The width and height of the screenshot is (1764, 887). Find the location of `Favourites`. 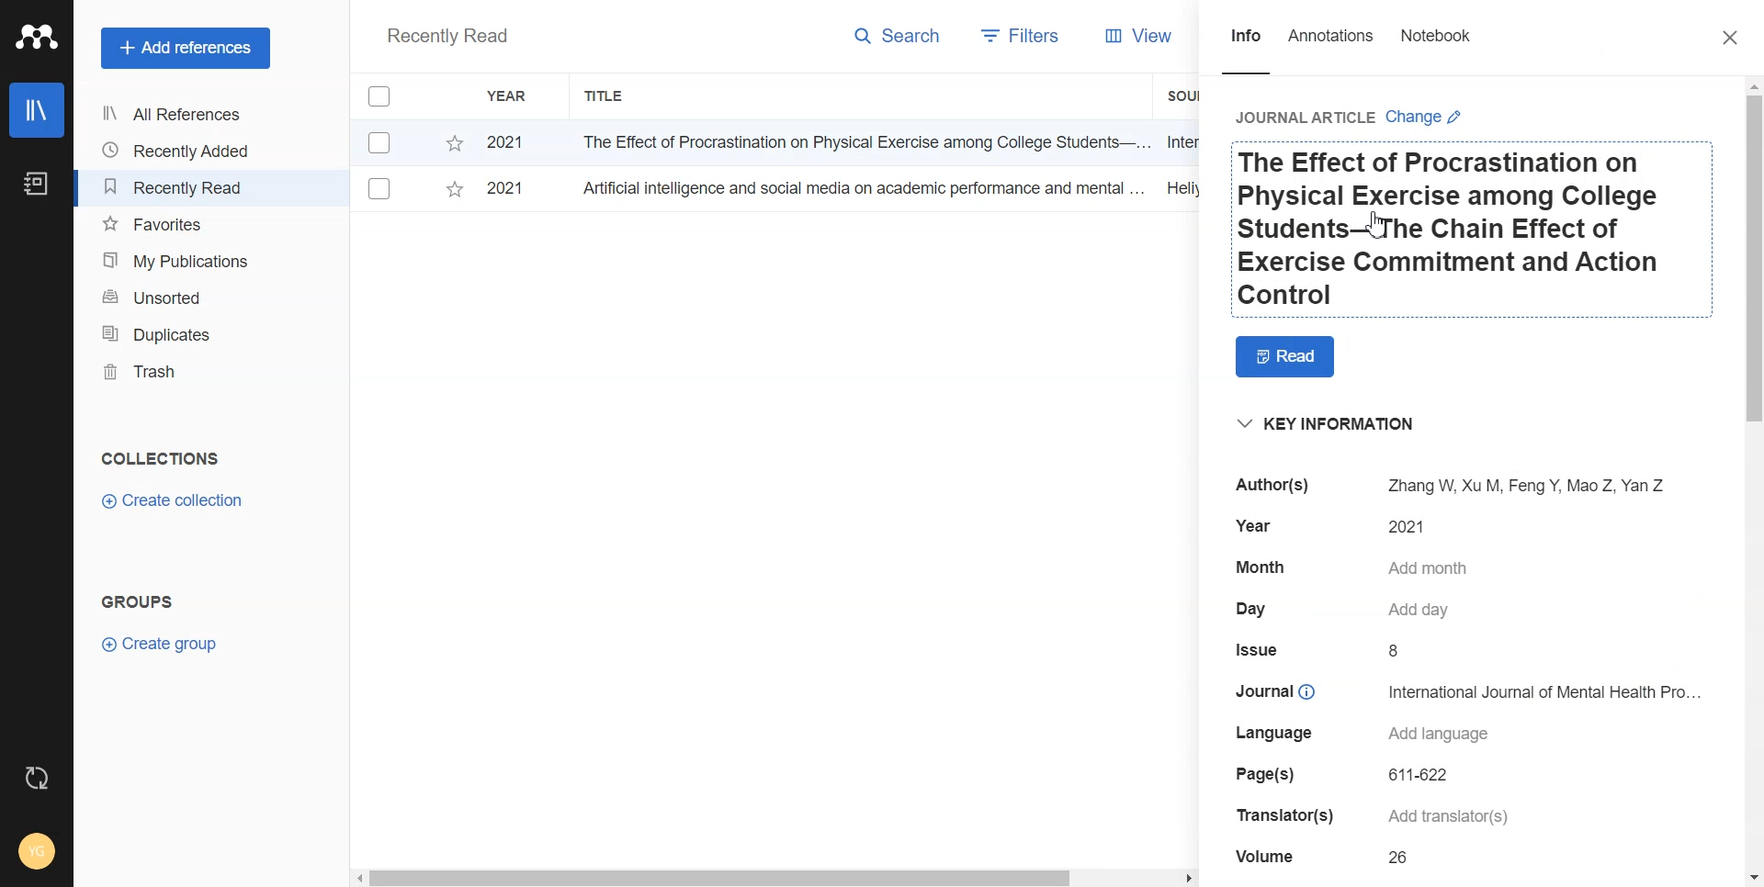

Favourites is located at coordinates (181, 225).